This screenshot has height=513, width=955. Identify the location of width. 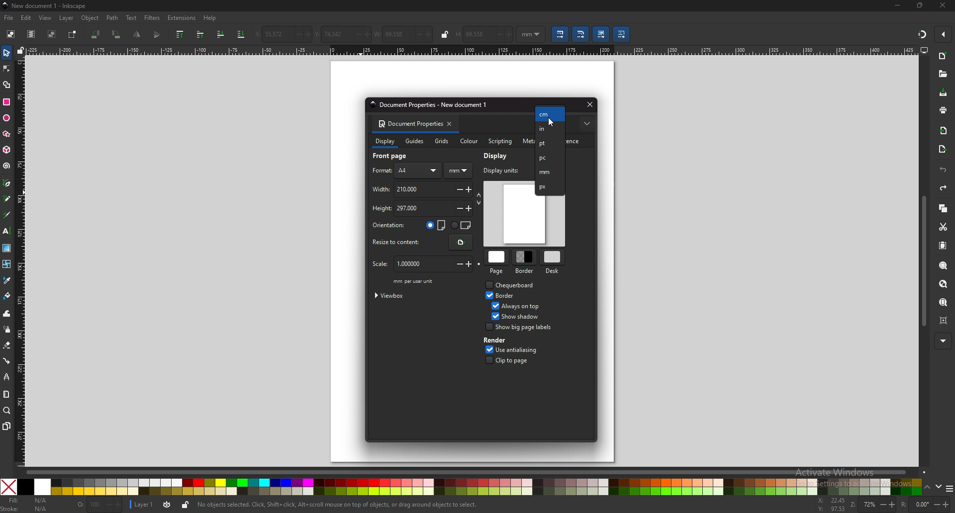
(403, 189).